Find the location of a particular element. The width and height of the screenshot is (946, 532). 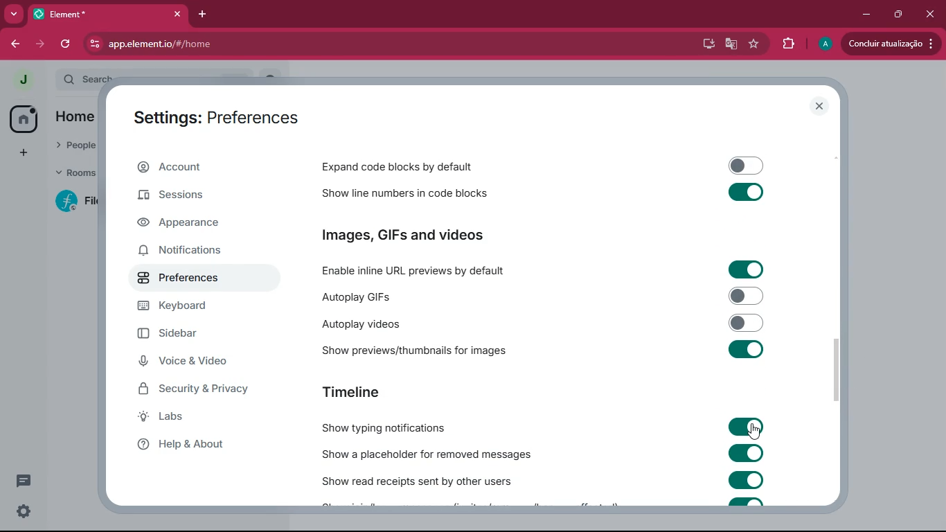

voice & video is located at coordinates (195, 362).